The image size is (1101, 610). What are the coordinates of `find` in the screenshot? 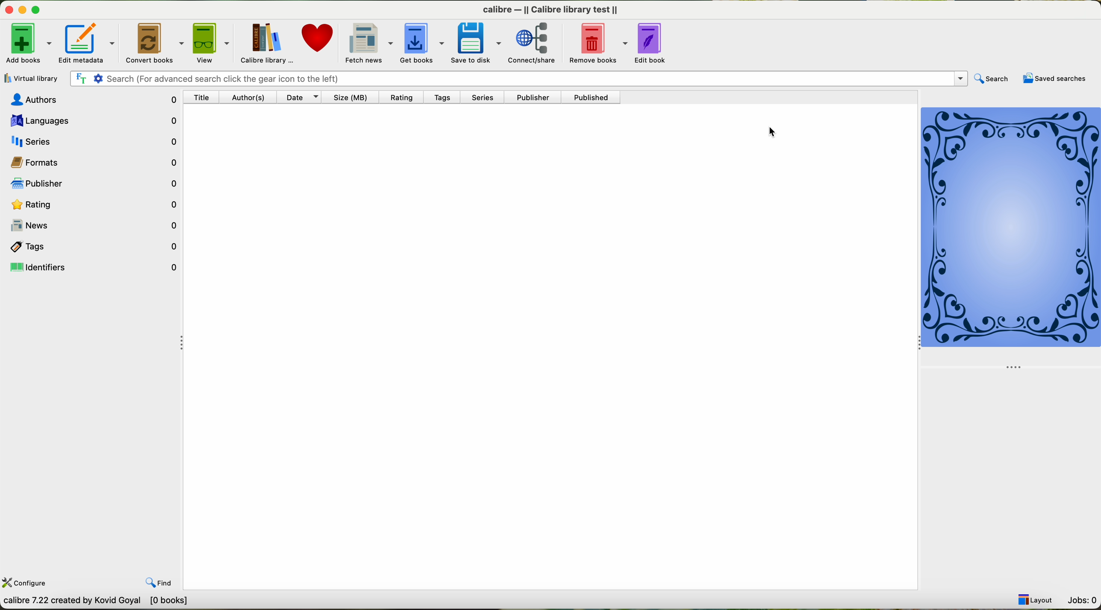 It's located at (152, 576).